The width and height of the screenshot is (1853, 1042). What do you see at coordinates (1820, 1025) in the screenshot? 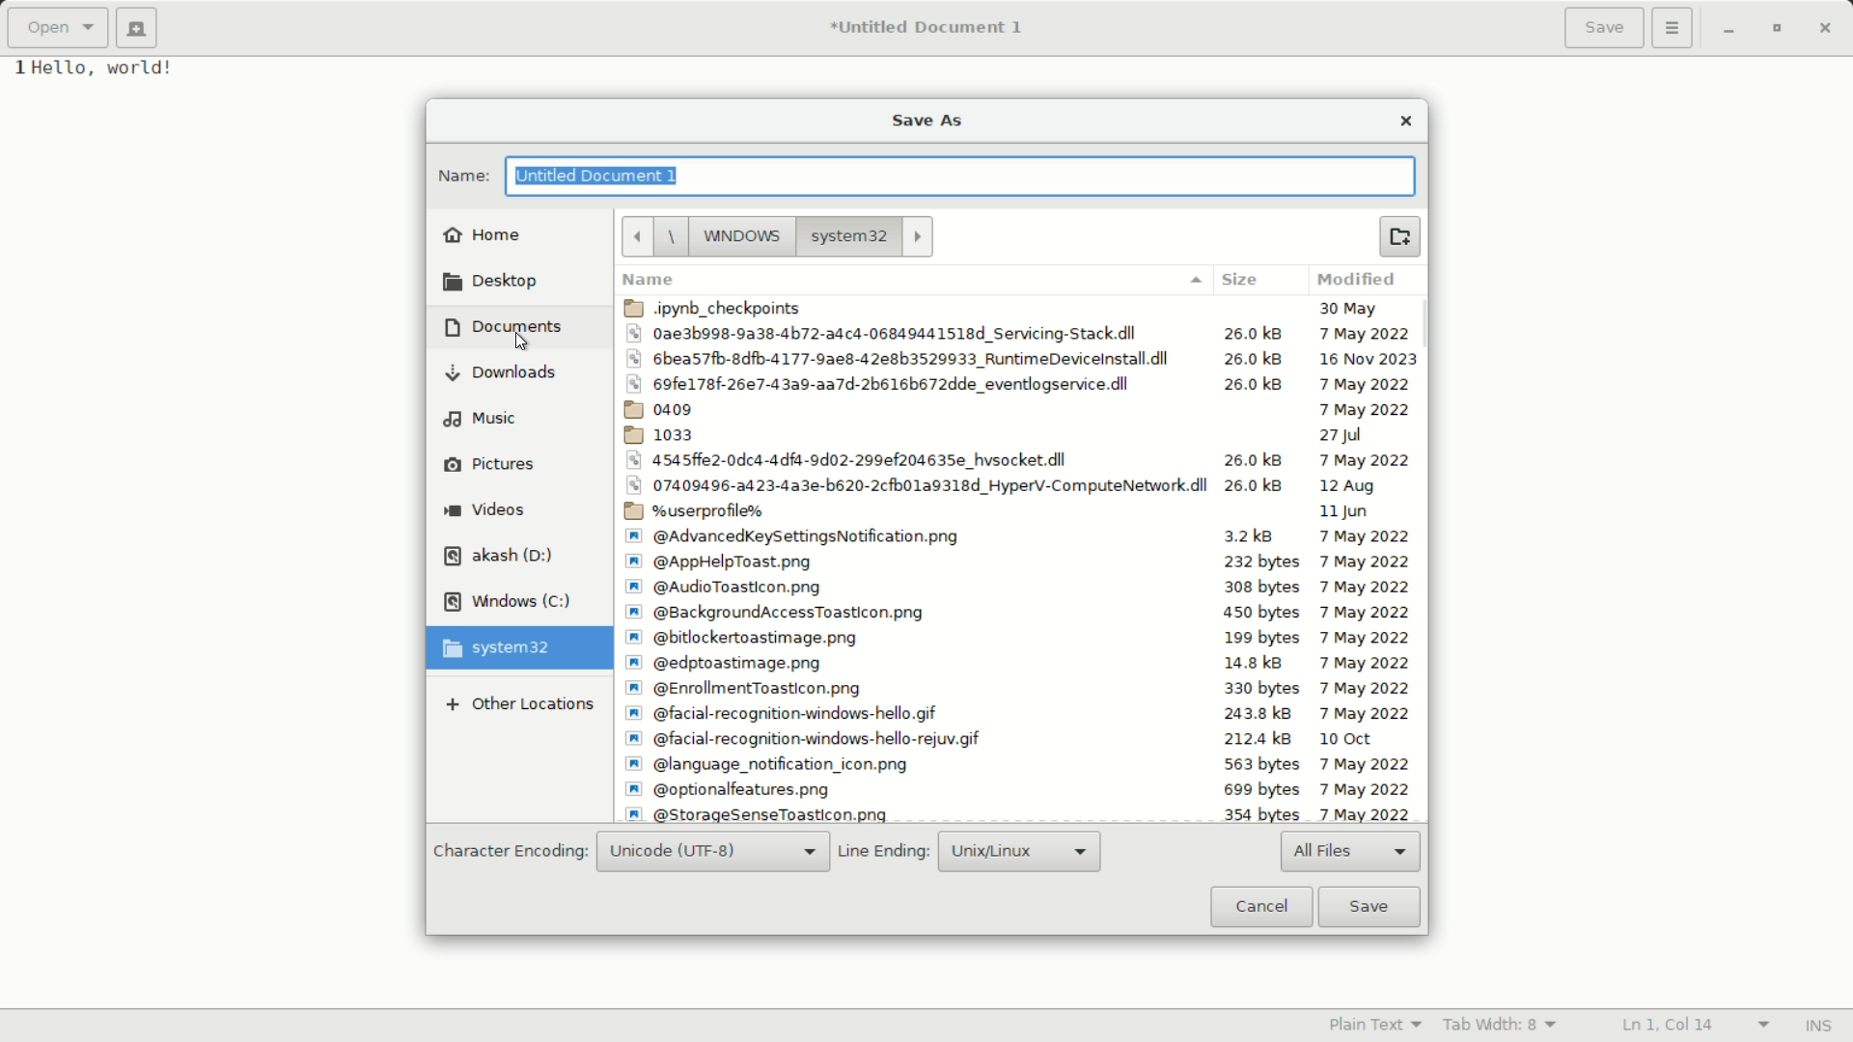
I see `INS` at bounding box center [1820, 1025].